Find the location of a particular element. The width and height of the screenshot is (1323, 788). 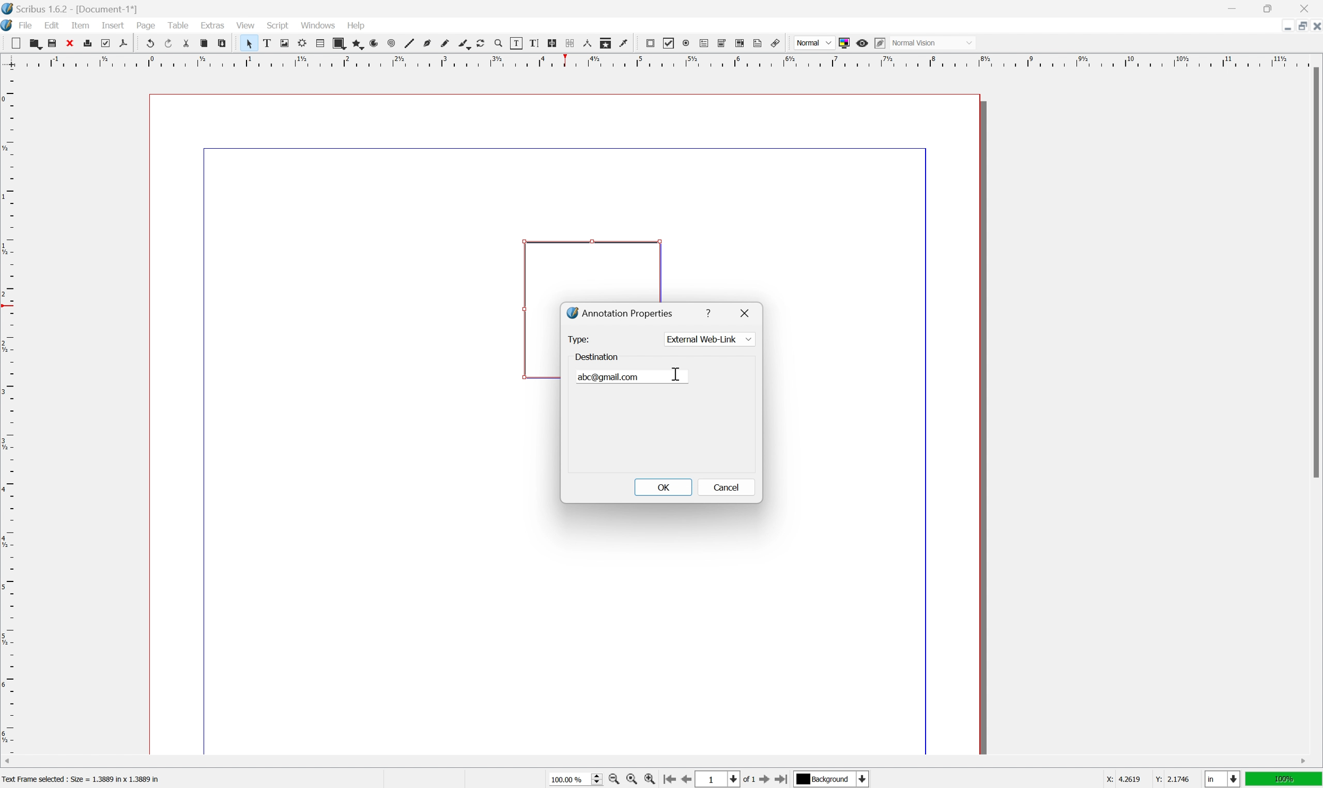

edit in preview mode is located at coordinates (880, 43).